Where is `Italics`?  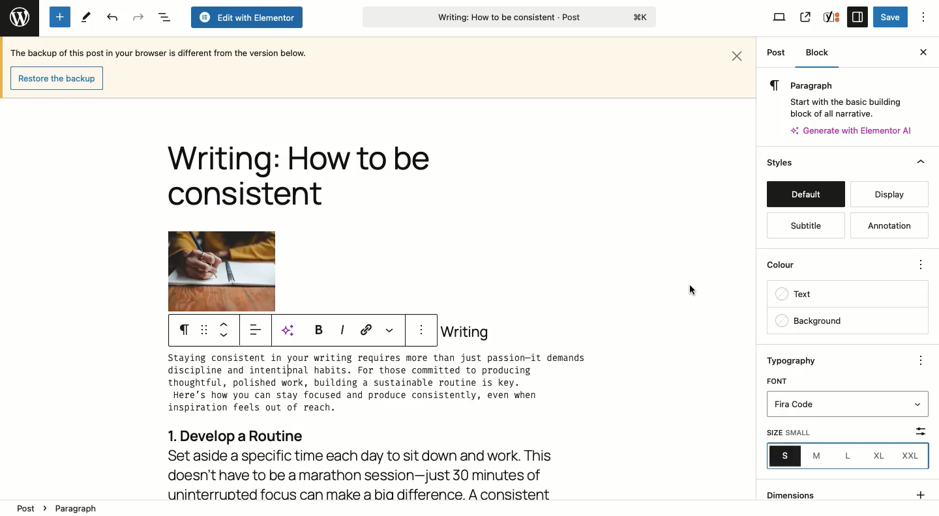 Italics is located at coordinates (342, 329).